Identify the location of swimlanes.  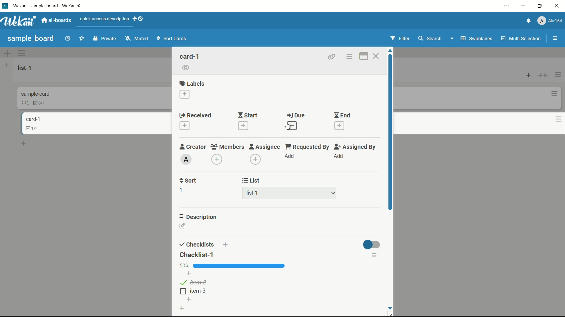
(470, 39).